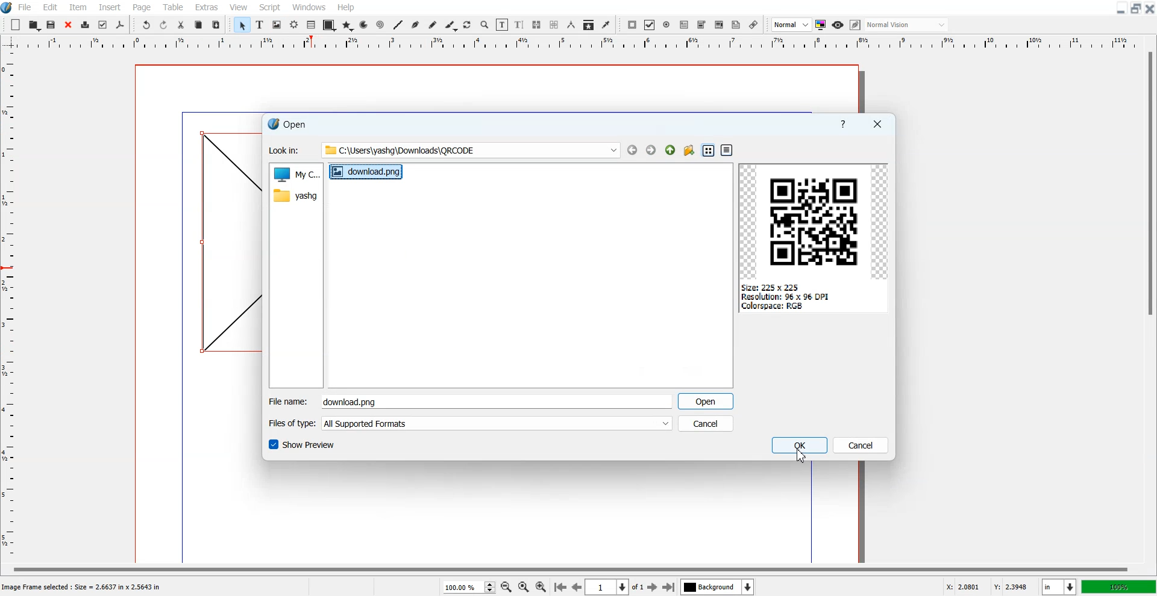 This screenshot has height=596, width=1157. Describe the element at coordinates (799, 444) in the screenshot. I see `OK` at that location.